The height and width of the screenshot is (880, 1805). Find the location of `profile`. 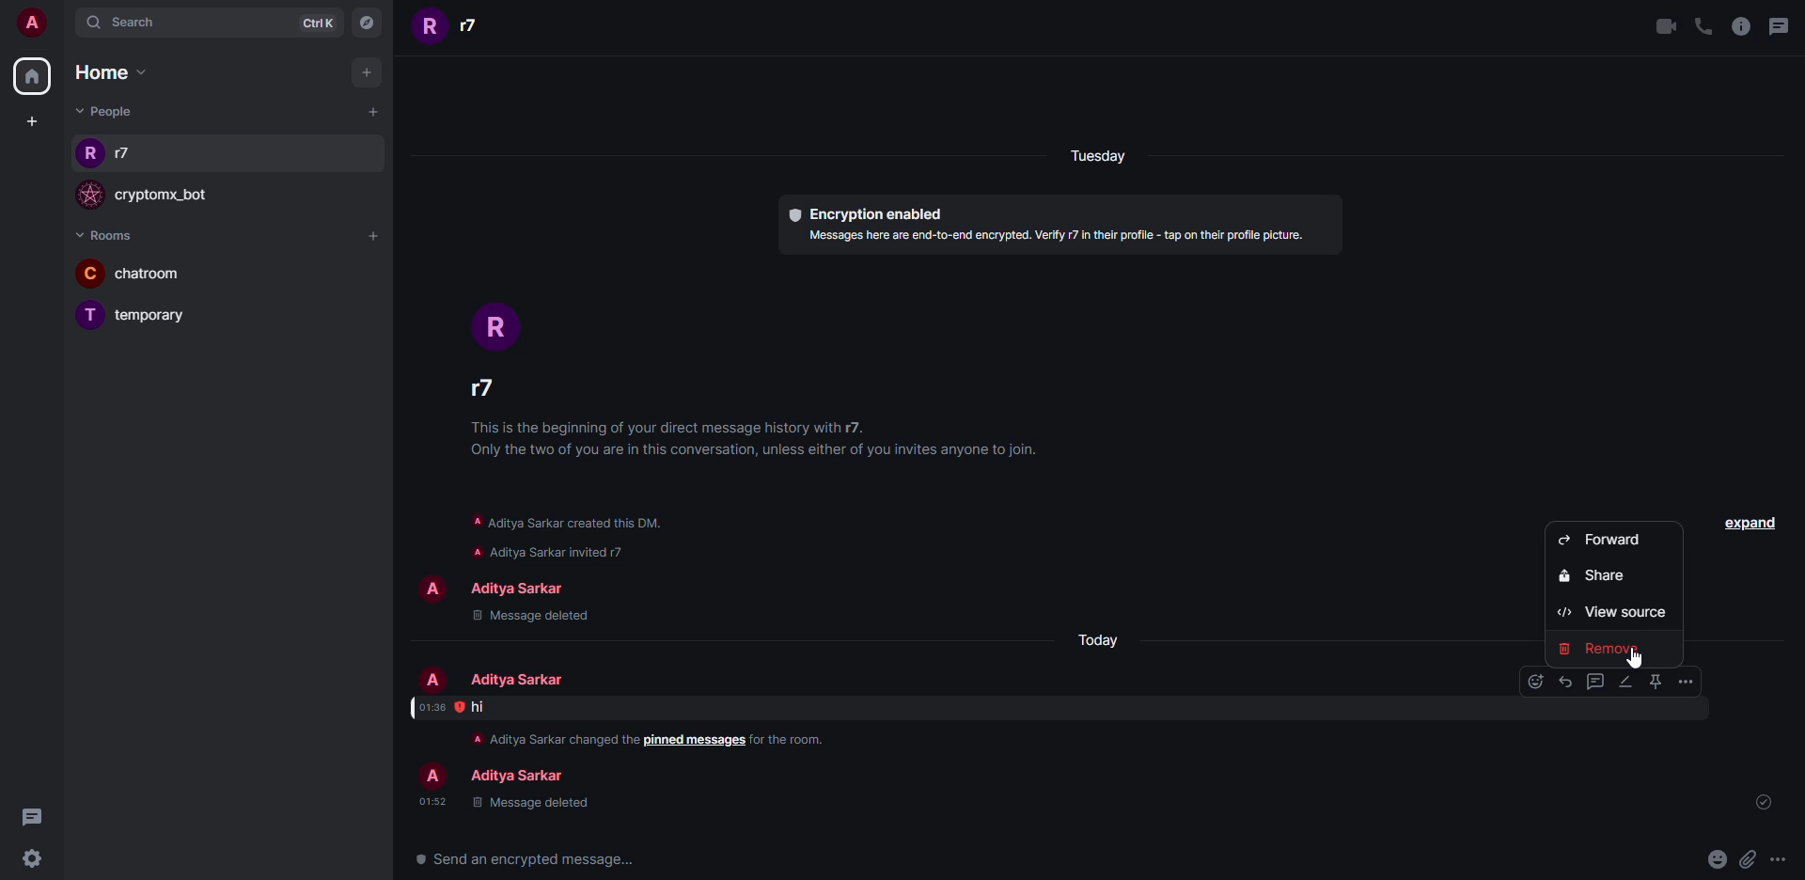

profile is located at coordinates (91, 315).